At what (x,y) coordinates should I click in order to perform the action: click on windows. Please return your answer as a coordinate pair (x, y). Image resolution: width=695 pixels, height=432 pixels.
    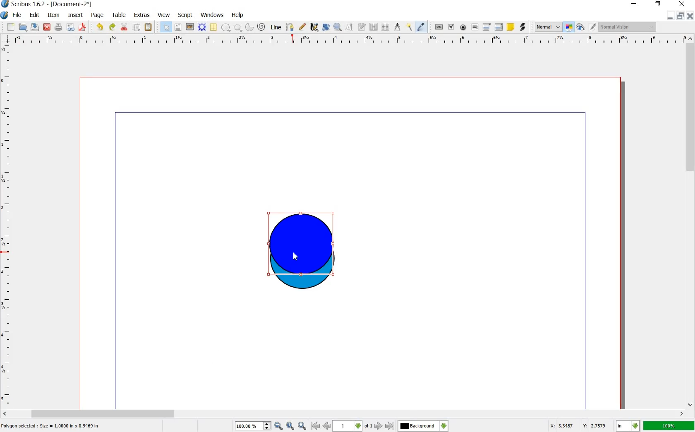
    Looking at the image, I should click on (212, 15).